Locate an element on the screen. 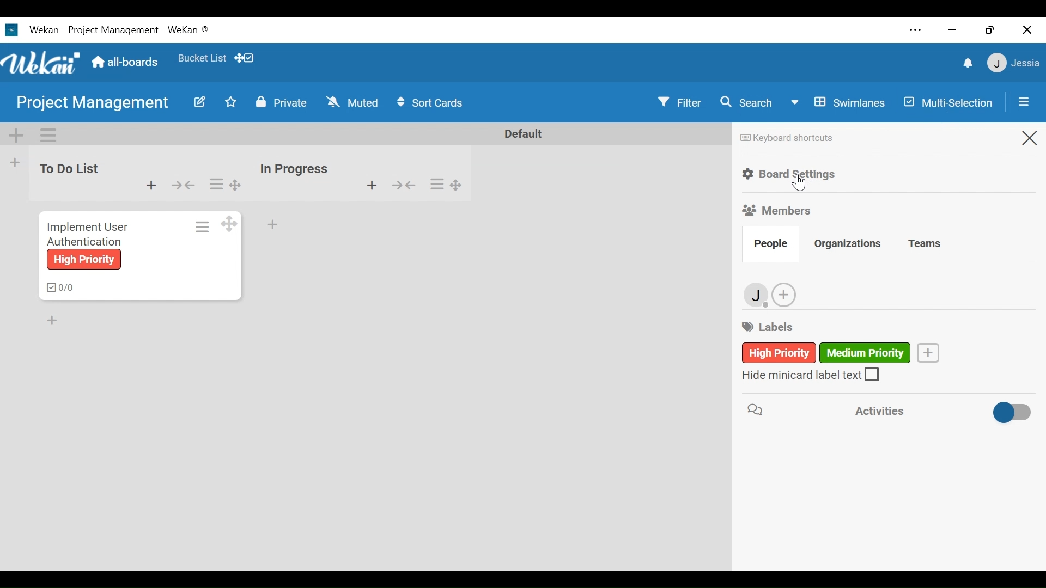 This screenshot has height=588, width=1046. Private is located at coordinates (280, 101).